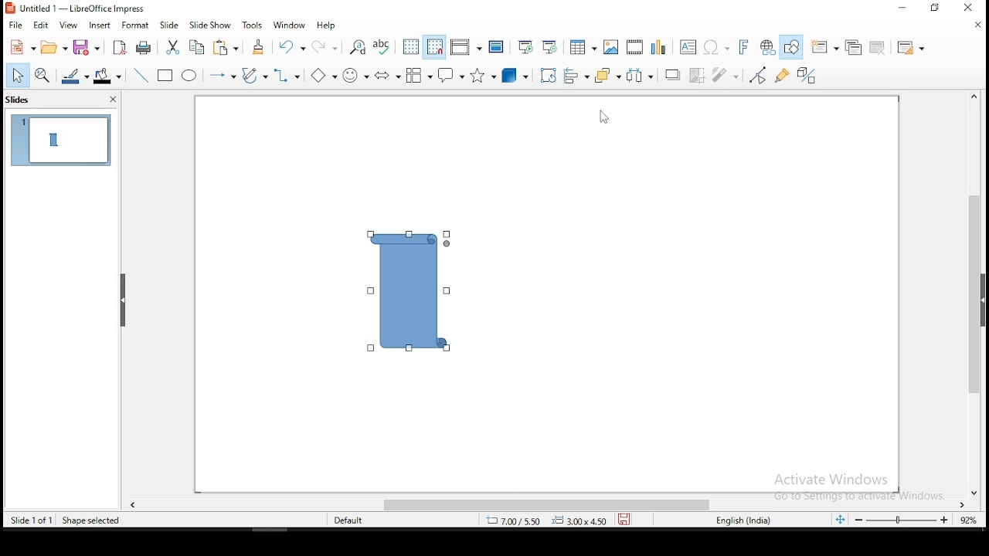  Describe the element at coordinates (63, 141) in the screenshot. I see `slide 1` at that location.